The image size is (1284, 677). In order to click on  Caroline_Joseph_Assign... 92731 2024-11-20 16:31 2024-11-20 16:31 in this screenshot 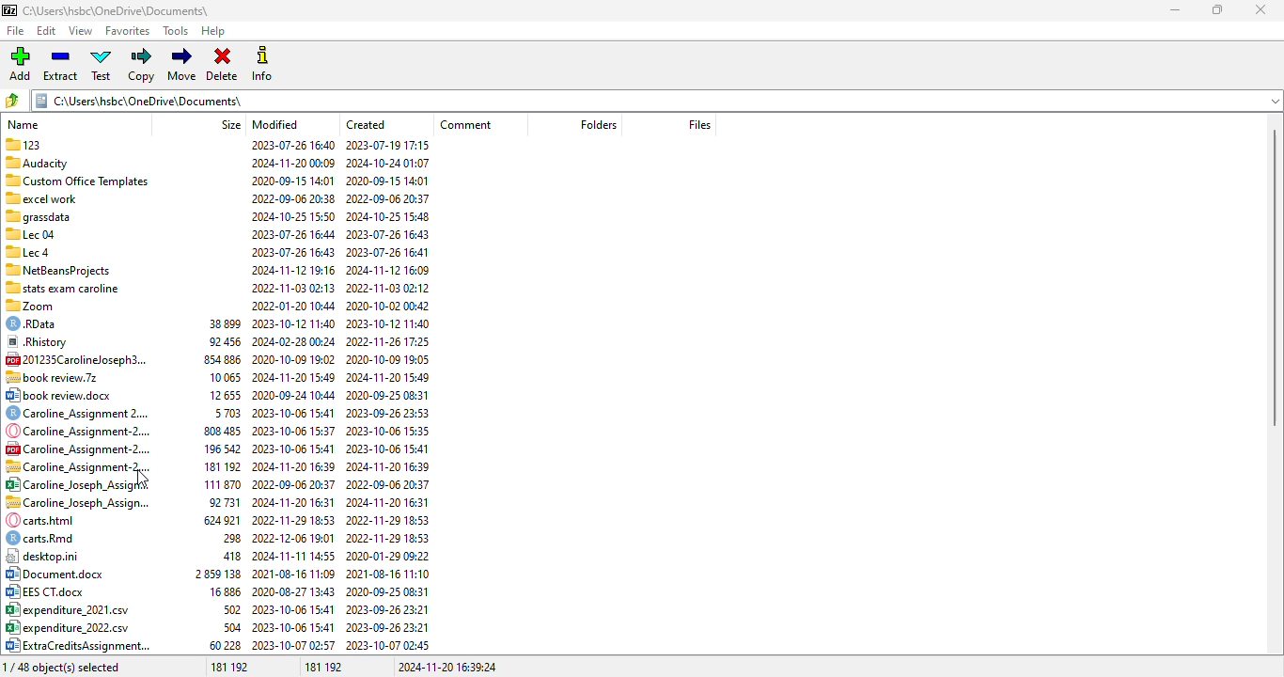, I will do `click(216, 503)`.